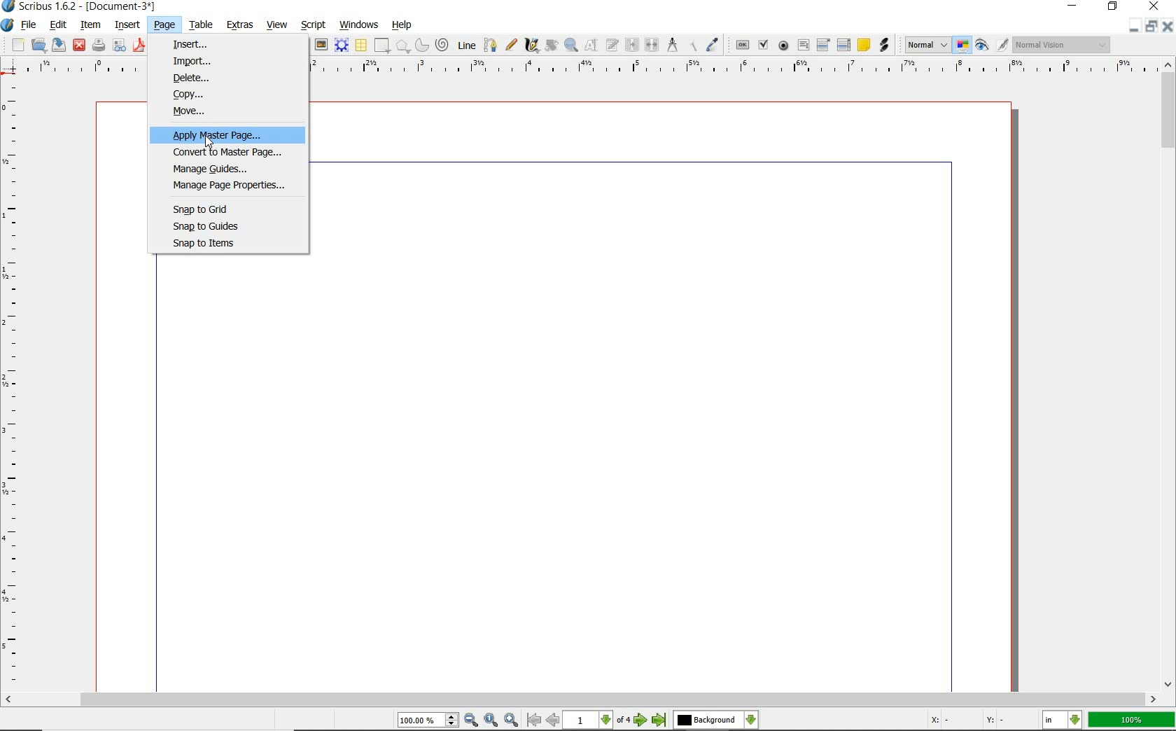 This screenshot has width=1176, height=731. Describe the element at coordinates (1002, 46) in the screenshot. I see `Edit in preview mode` at that location.